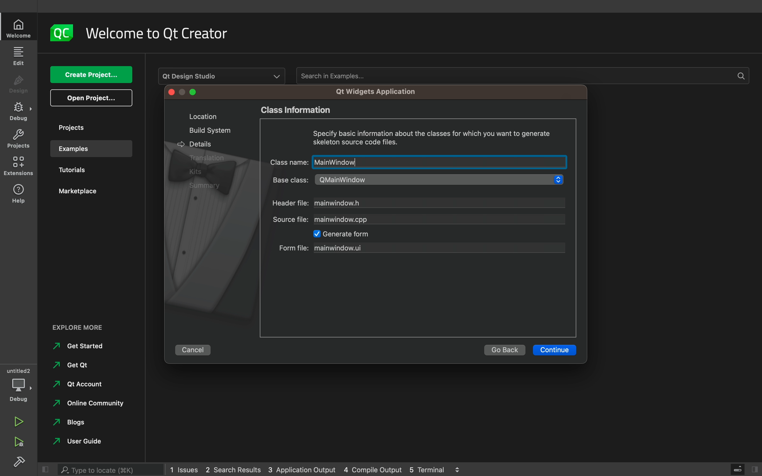  What do you see at coordinates (208, 159) in the screenshot?
I see `` at bounding box center [208, 159].